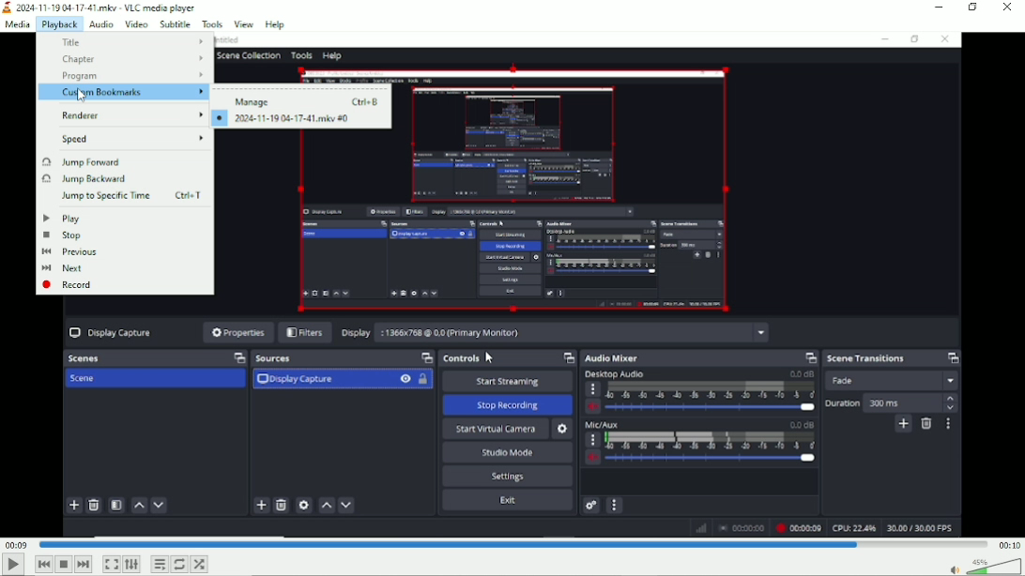 Image resolution: width=1025 pixels, height=576 pixels. What do you see at coordinates (132, 565) in the screenshot?
I see `show extended settings` at bounding box center [132, 565].